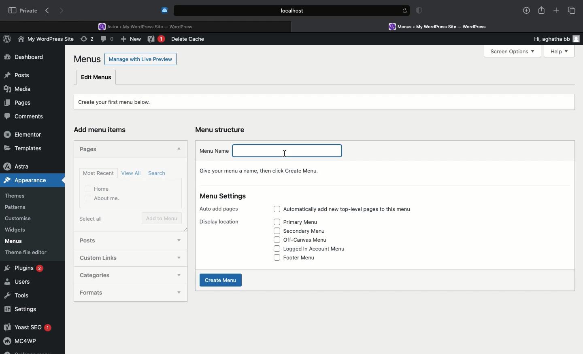  Describe the element at coordinates (45, 40) in the screenshot. I see `My WordPress Site` at that location.